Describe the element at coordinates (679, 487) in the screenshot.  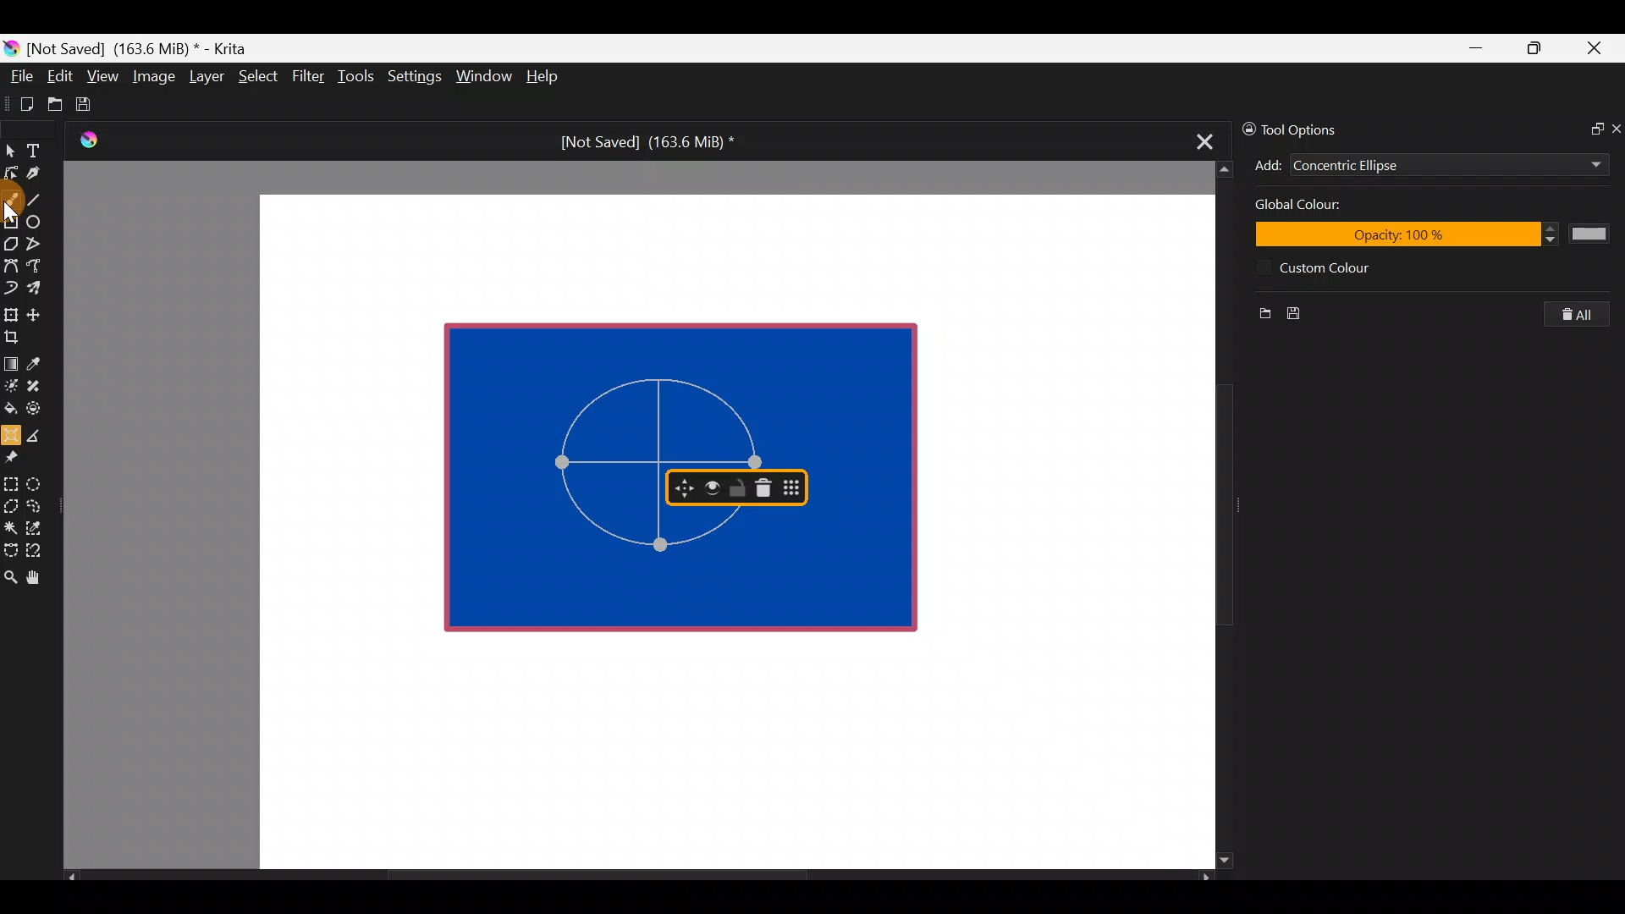
I see `Move` at that location.